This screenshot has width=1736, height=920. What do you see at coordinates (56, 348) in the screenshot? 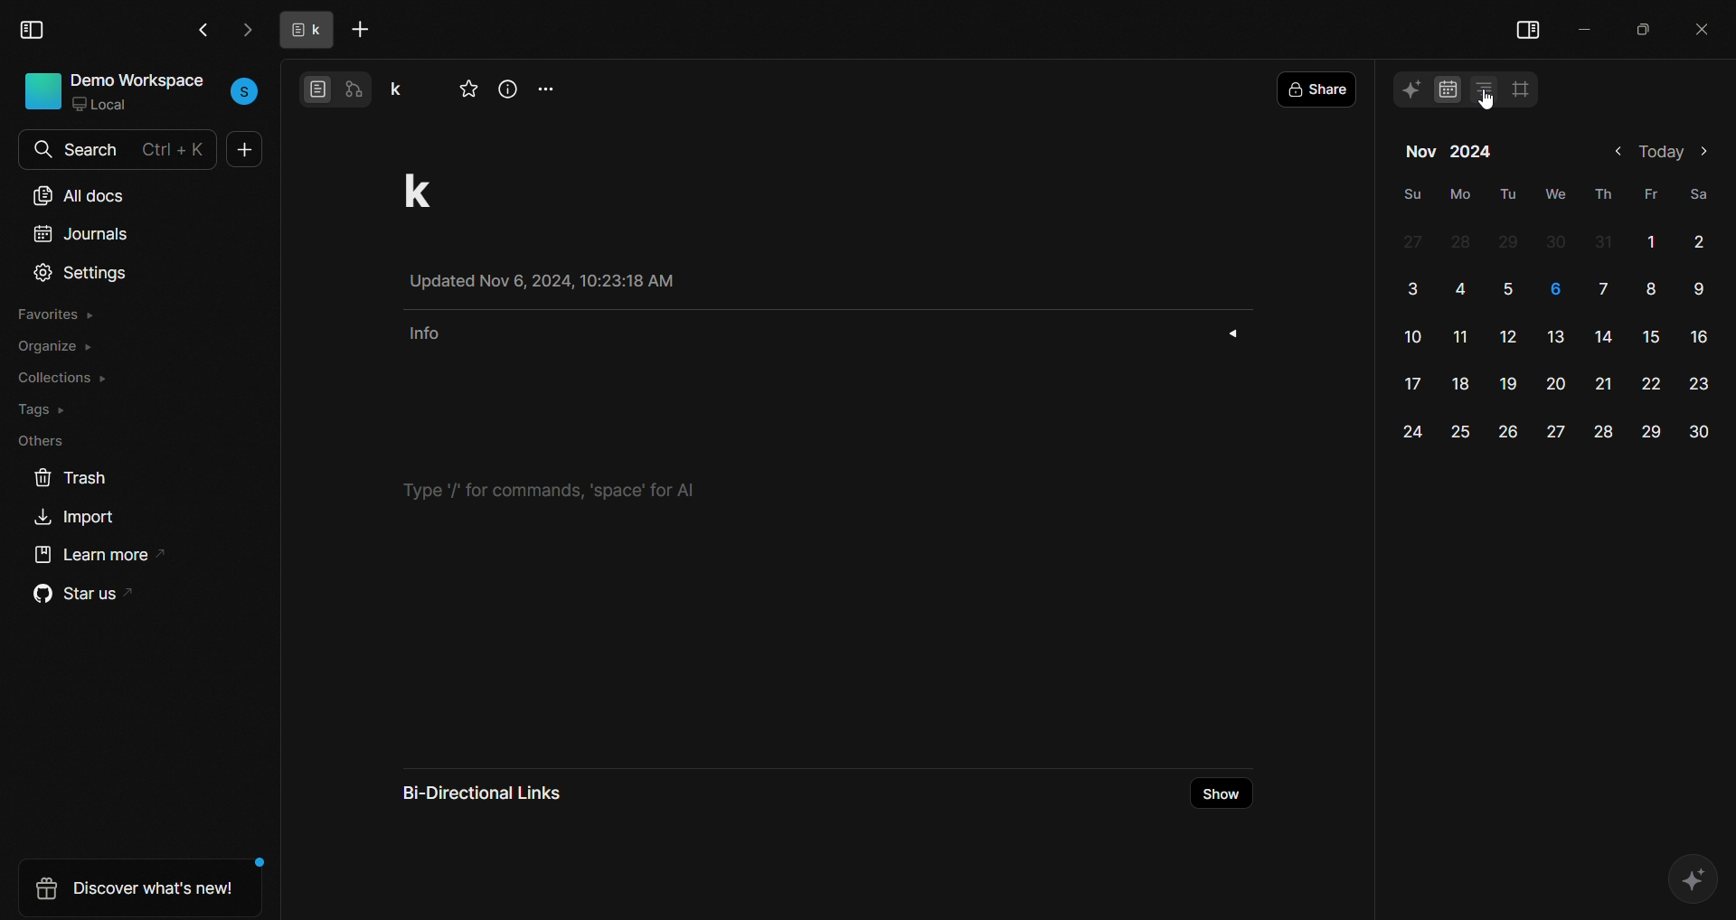
I see `organize` at bounding box center [56, 348].